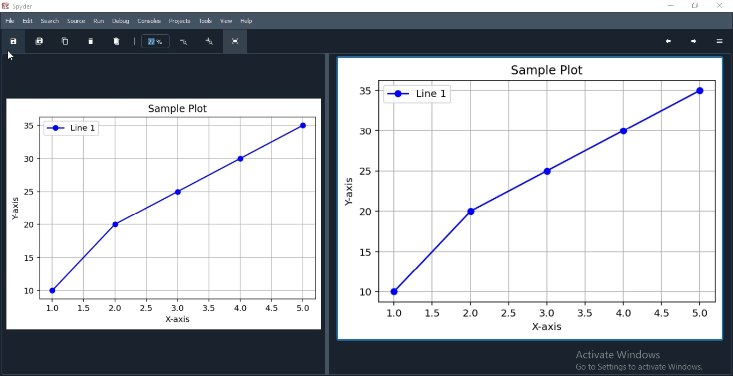  I want to click on full screen, so click(236, 42).